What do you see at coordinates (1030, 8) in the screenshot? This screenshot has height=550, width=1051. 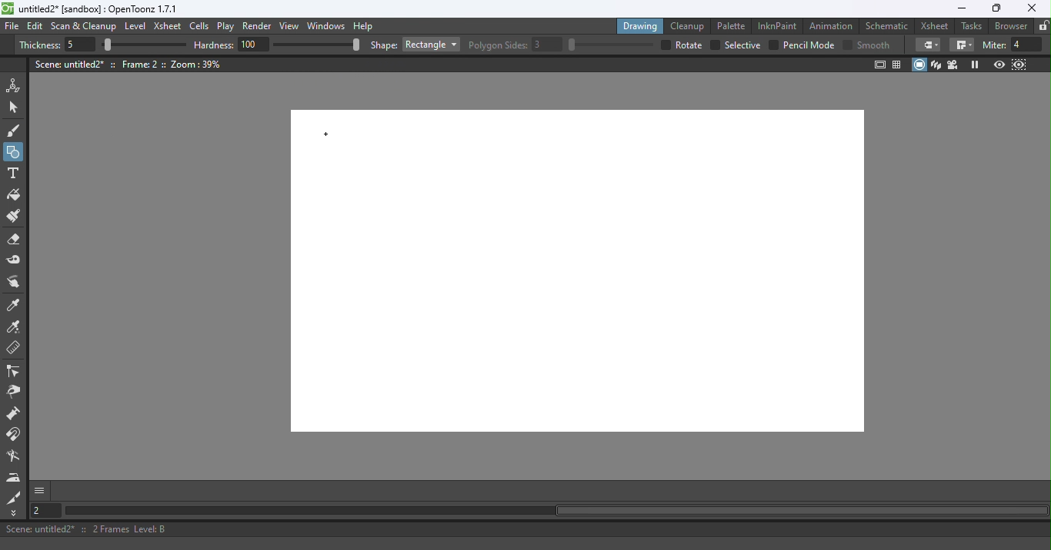 I see `Close` at bounding box center [1030, 8].